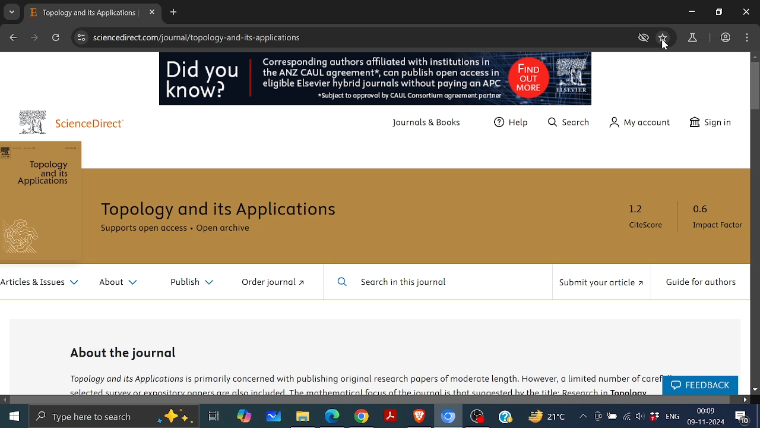  Describe the element at coordinates (362, 416) in the screenshot. I see `Google Chrome` at that location.